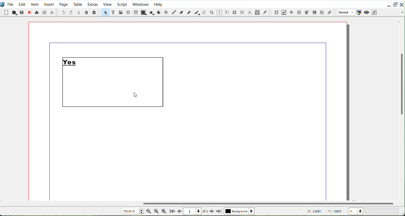 The height and width of the screenshot is (216, 405). What do you see at coordinates (140, 4) in the screenshot?
I see `Windows` at bounding box center [140, 4].